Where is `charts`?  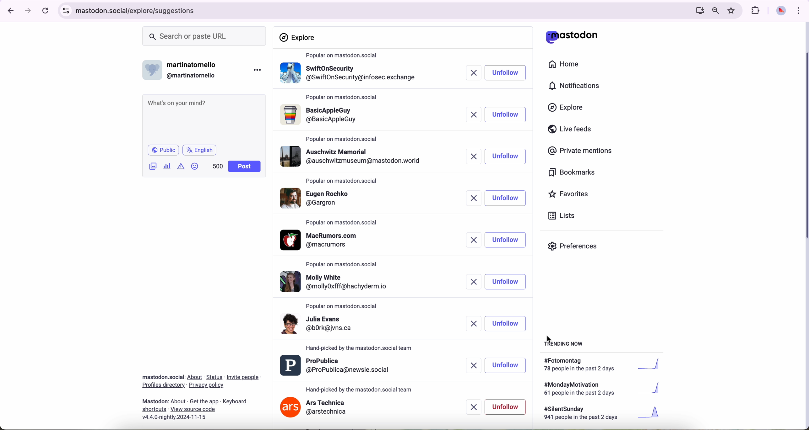
charts is located at coordinates (168, 166).